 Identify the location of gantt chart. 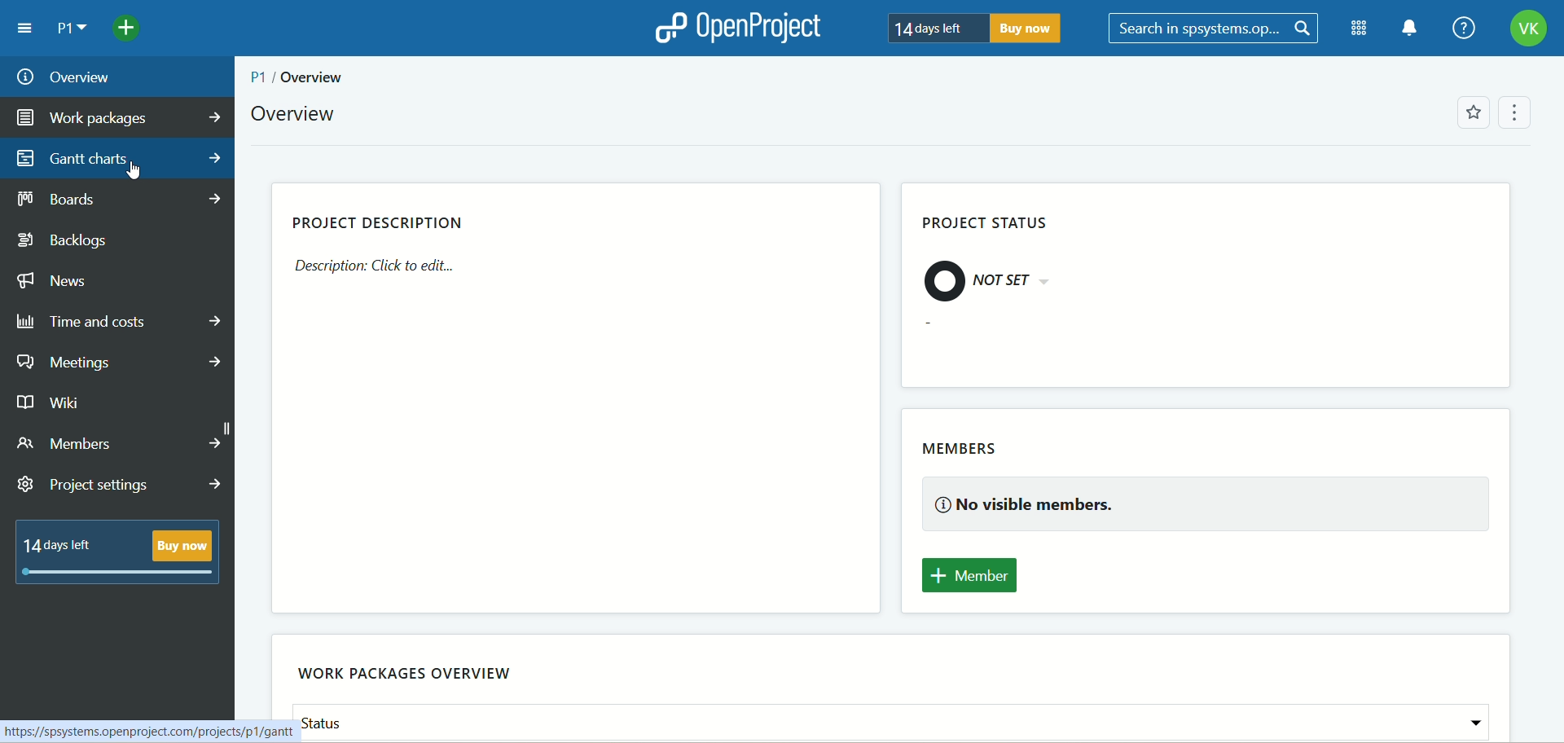
(118, 159).